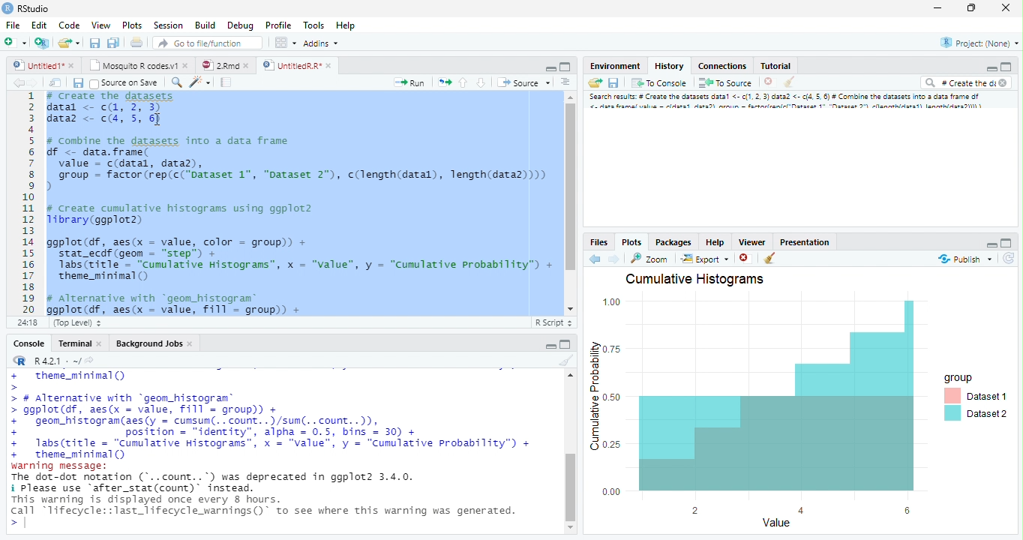 The width and height of the screenshot is (1023, 540). I want to click on Clear console, so click(772, 259).